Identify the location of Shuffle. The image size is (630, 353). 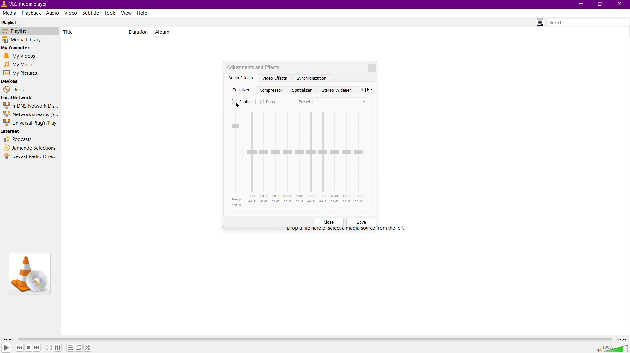
(88, 348).